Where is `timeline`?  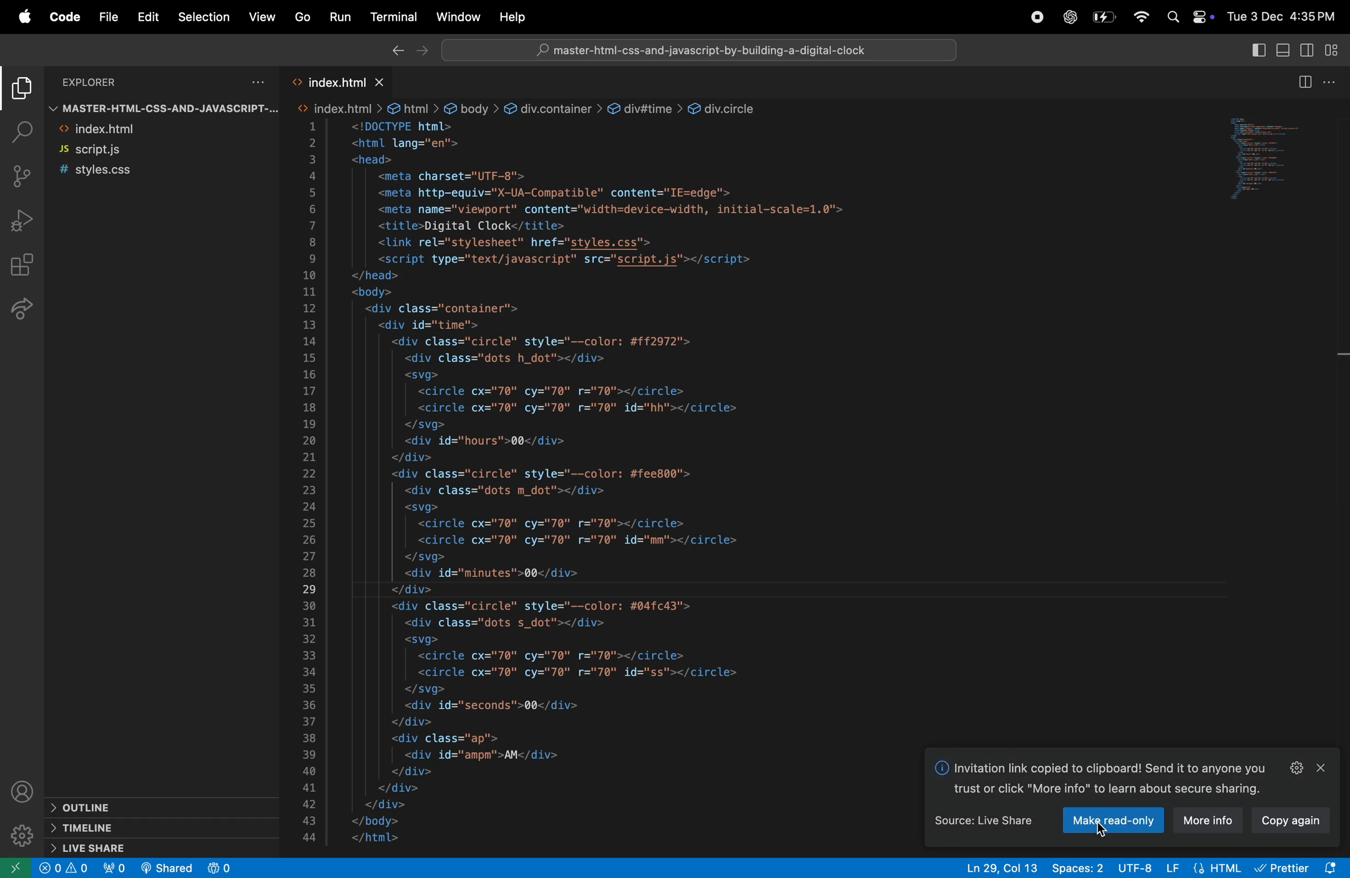 timeline is located at coordinates (153, 827).